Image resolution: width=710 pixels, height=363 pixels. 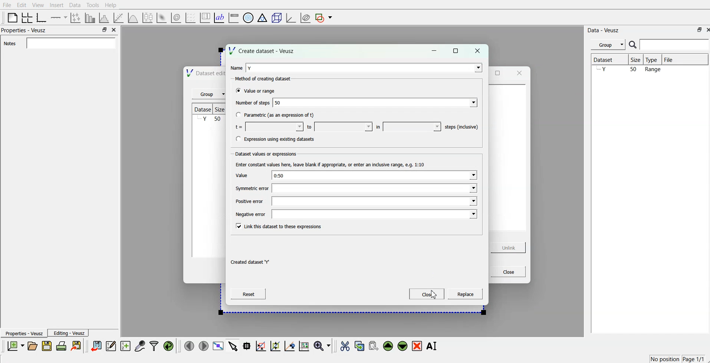 What do you see at coordinates (609, 44) in the screenshot?
I see `Group ` at bounding box center [609, 44].